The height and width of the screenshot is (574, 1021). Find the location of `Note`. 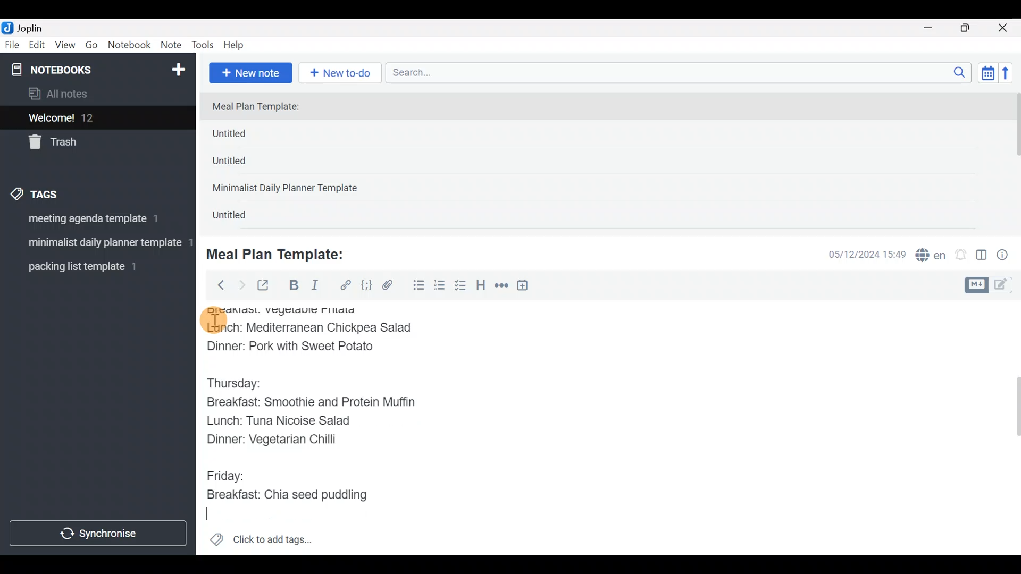

Note is located at coordinates (173, 46).